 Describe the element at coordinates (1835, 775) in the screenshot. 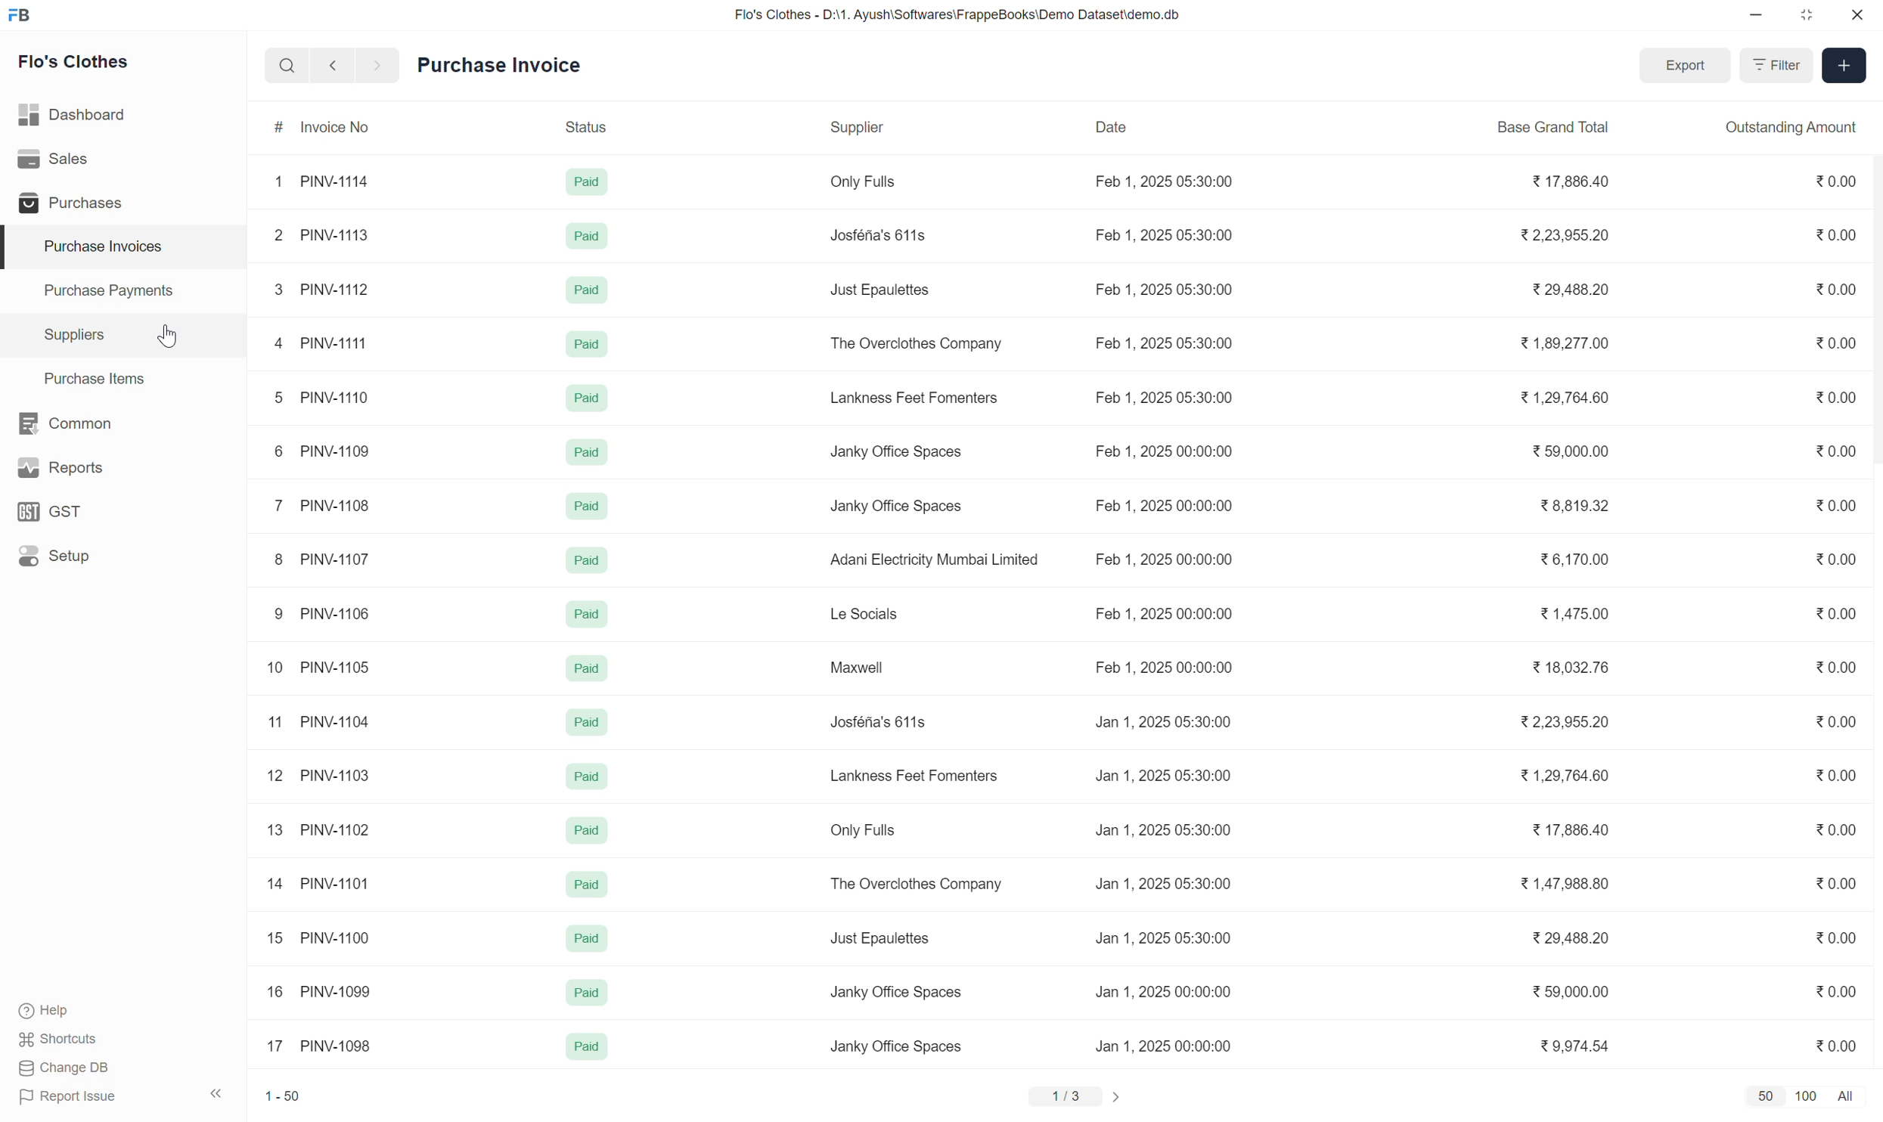

I see `0.00` at that location.